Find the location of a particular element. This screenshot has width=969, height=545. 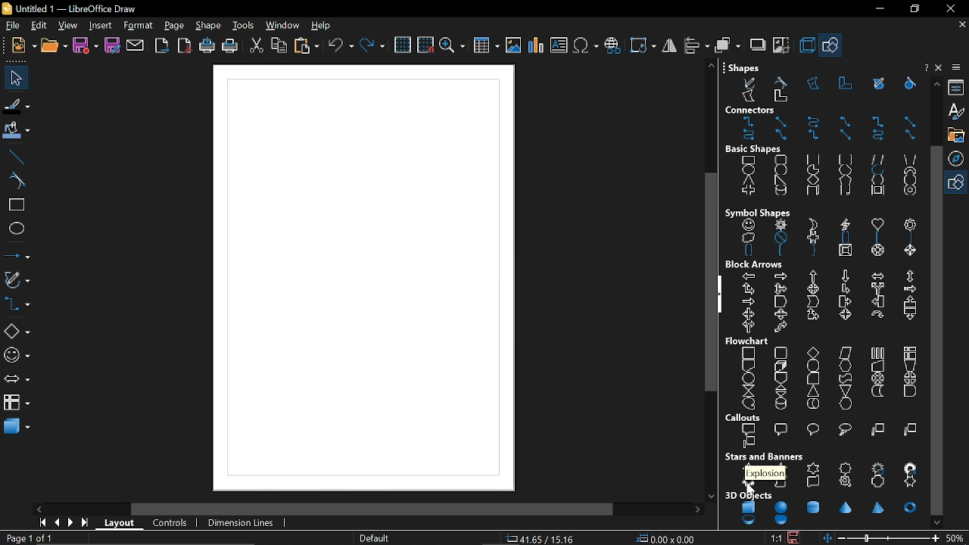

current page (Page 1 of 1) is located at coordinates (28, 538).